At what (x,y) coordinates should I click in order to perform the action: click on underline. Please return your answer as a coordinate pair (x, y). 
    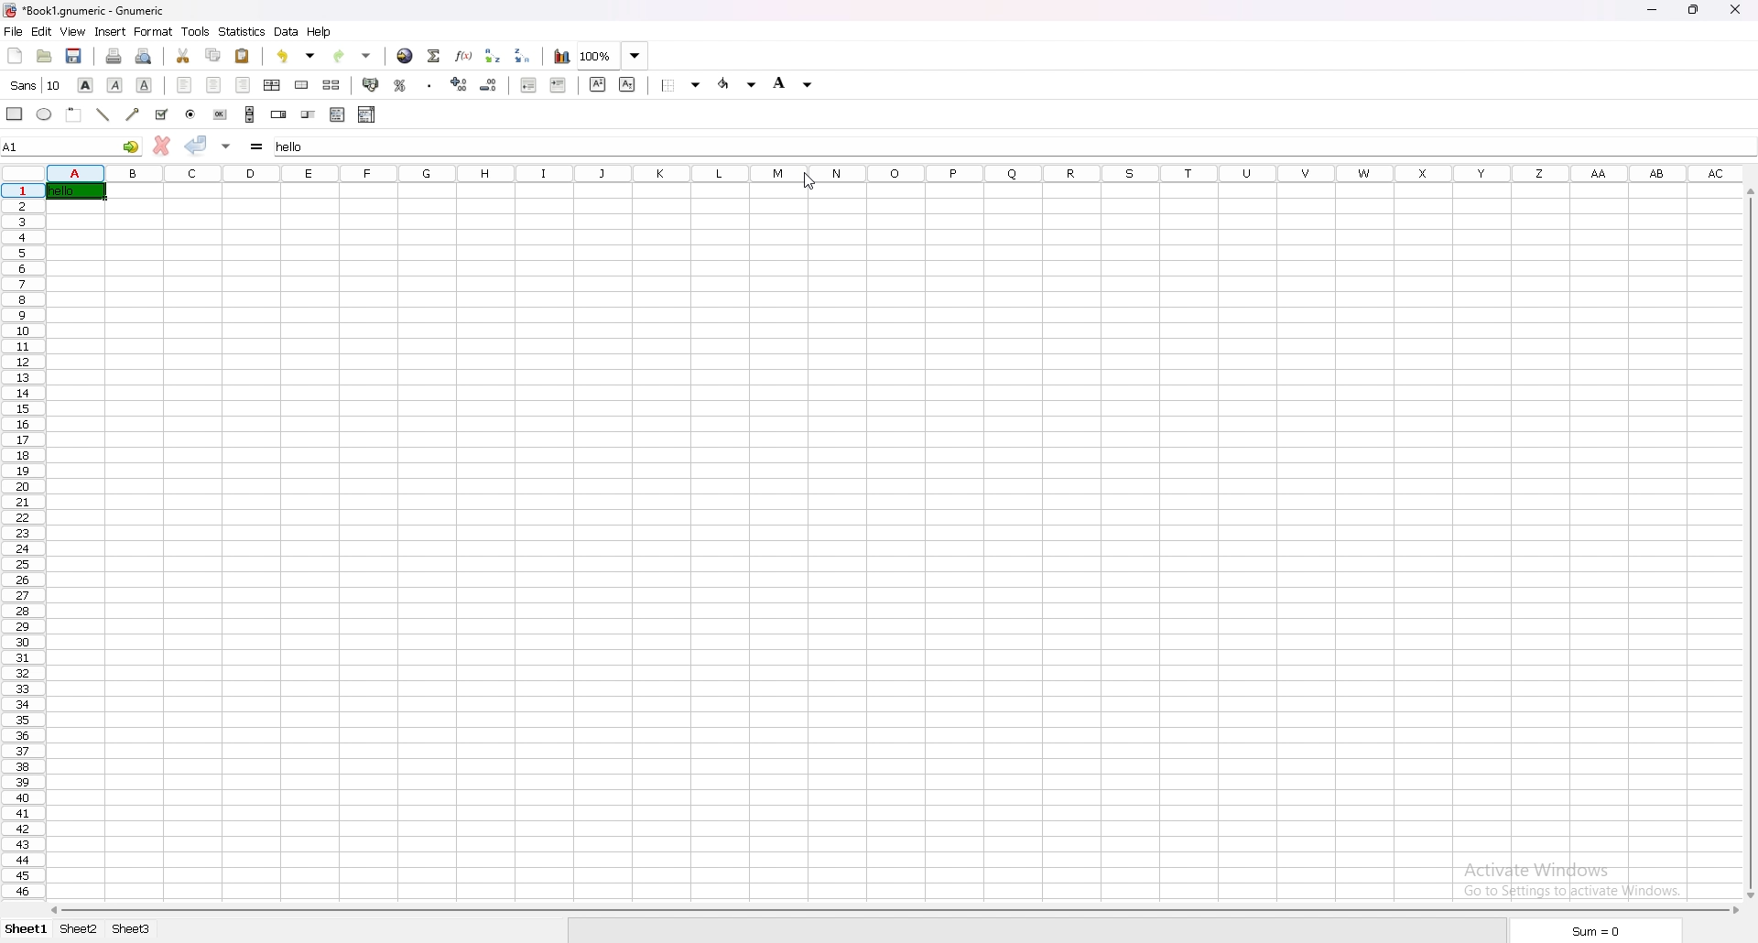
    Looking at the image, I should click on (145, 85).